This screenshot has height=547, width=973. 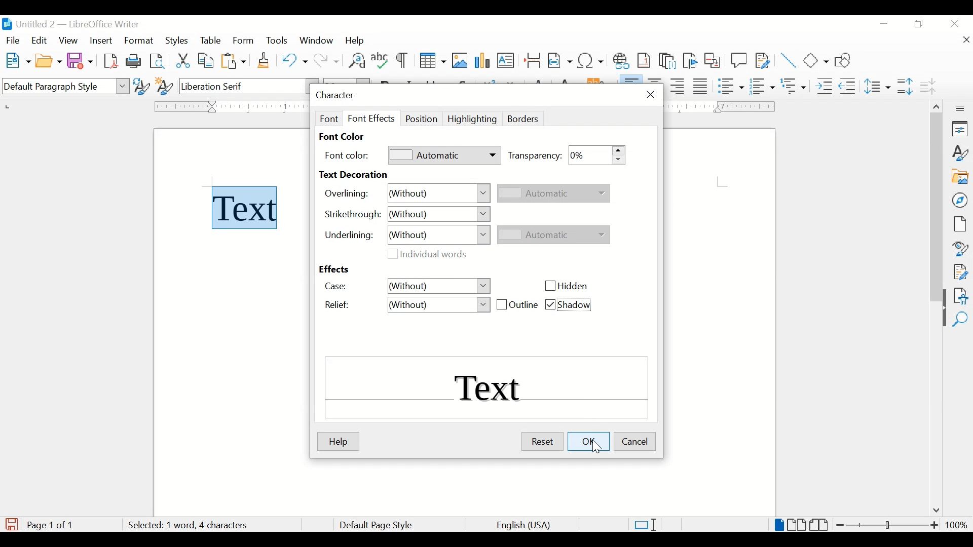 I want to click on more options, so click(x=961, y=108).